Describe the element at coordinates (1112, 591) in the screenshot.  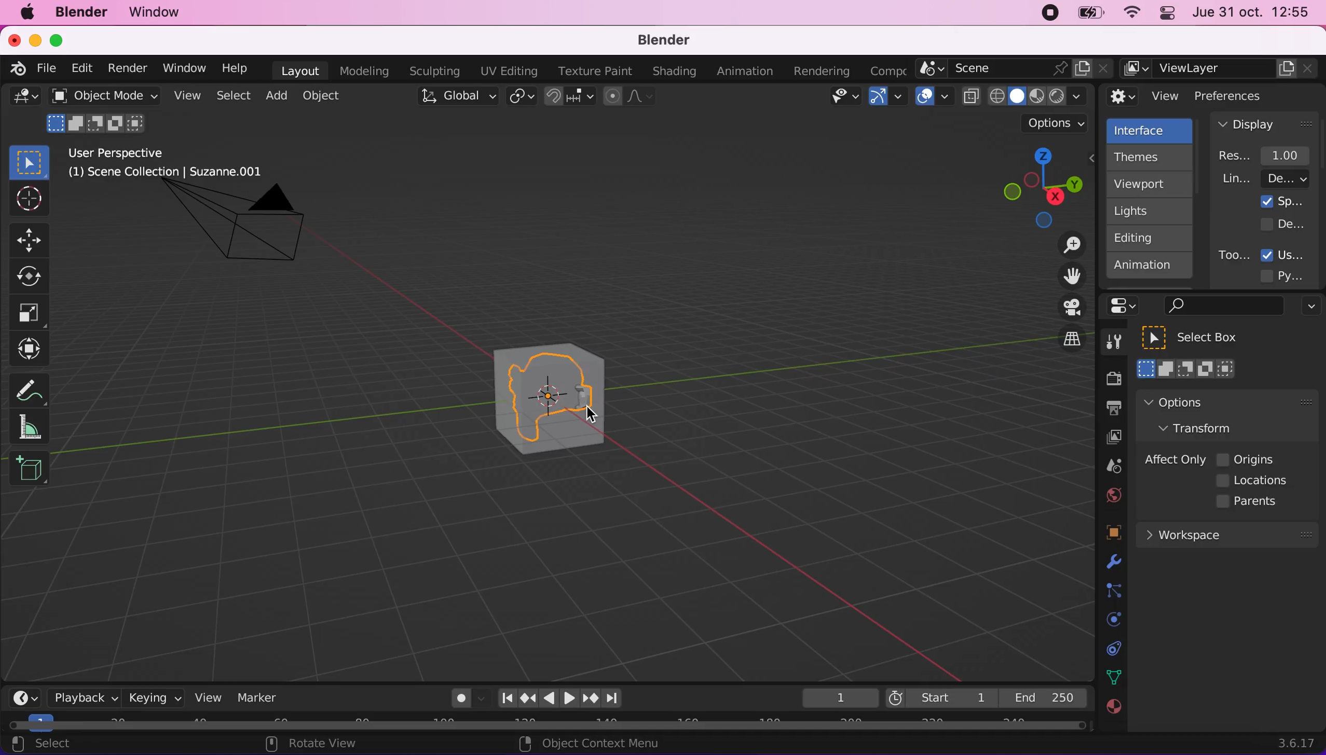
I see `constraints` at that location.